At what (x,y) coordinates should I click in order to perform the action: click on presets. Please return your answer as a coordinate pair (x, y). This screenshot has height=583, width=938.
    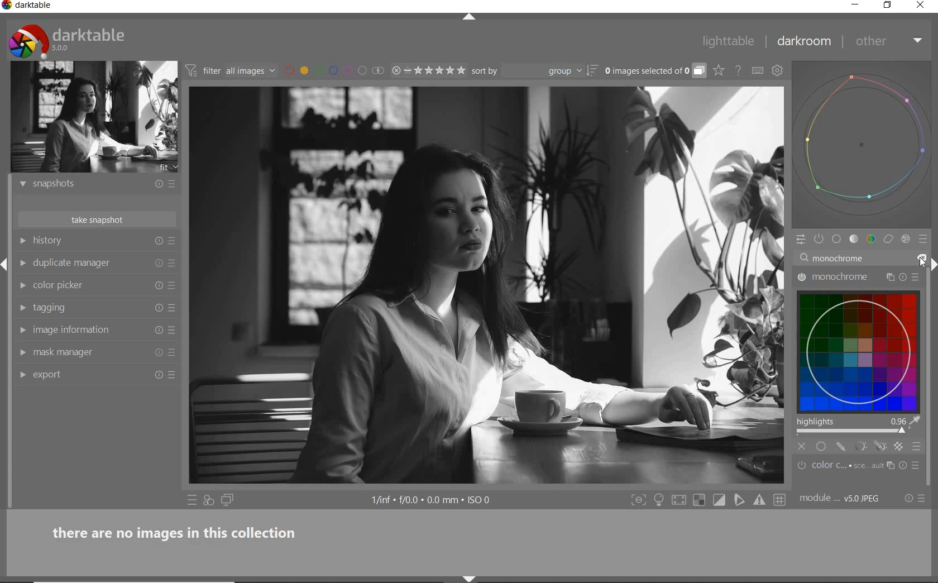
    Looking at the image, I should click on (925, 240).